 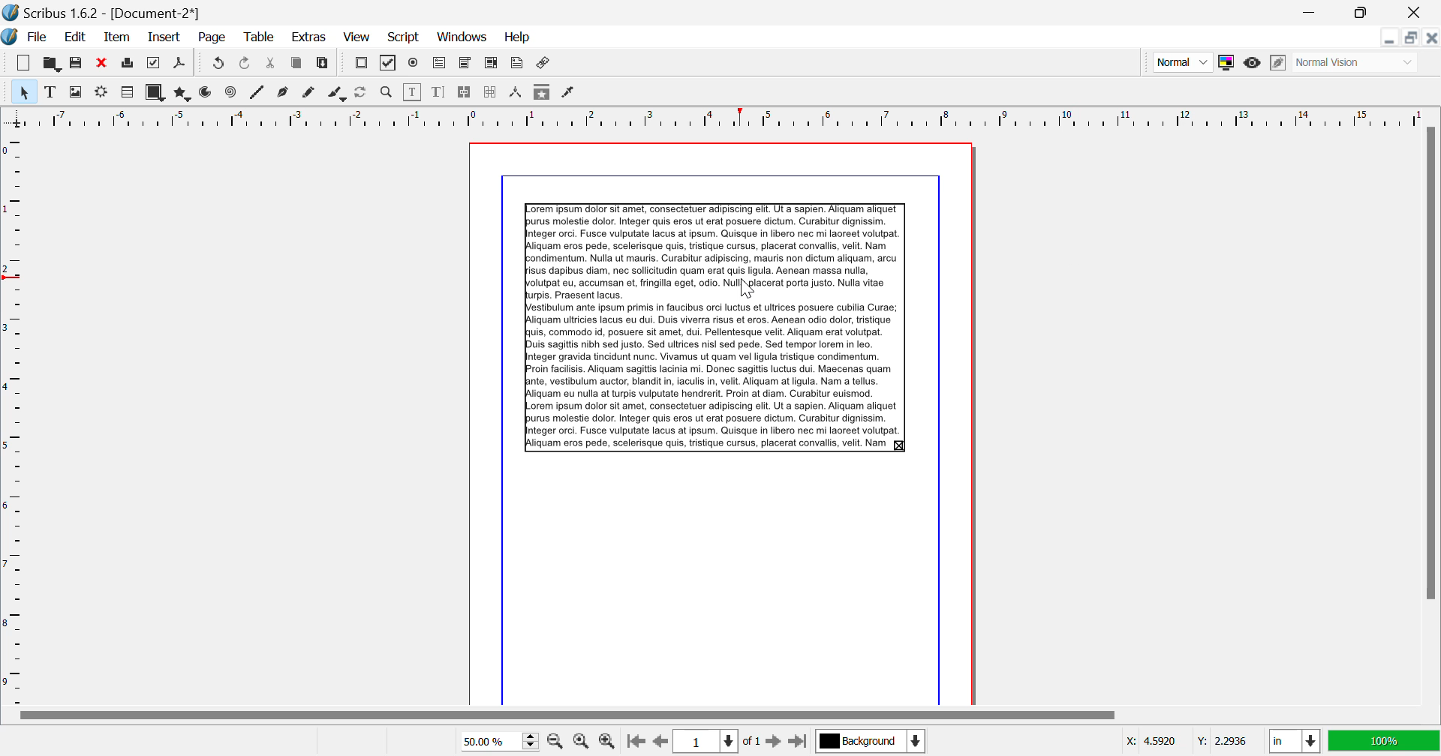 What do you see at coordinates (338, 94) in the screenshot?
I see `Calligraphic Line` at bounding box center [338, 94].